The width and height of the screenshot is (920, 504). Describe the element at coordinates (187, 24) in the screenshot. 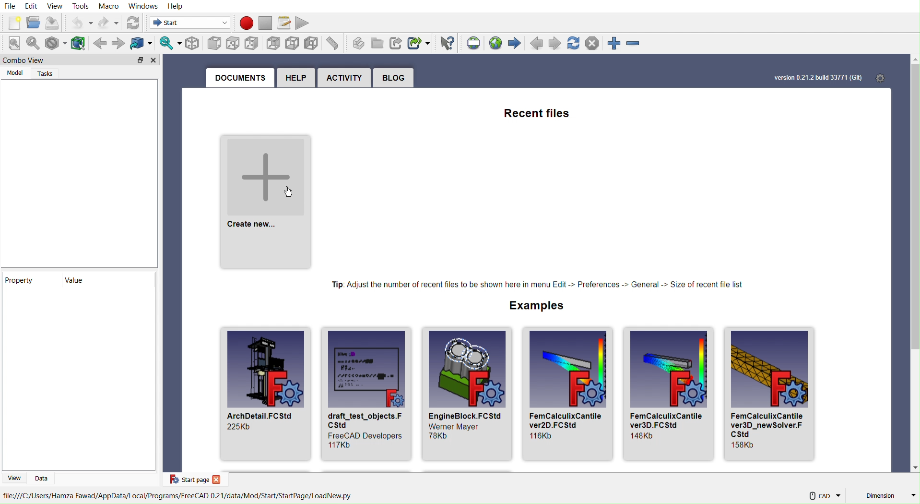

I see `Start` at that location.